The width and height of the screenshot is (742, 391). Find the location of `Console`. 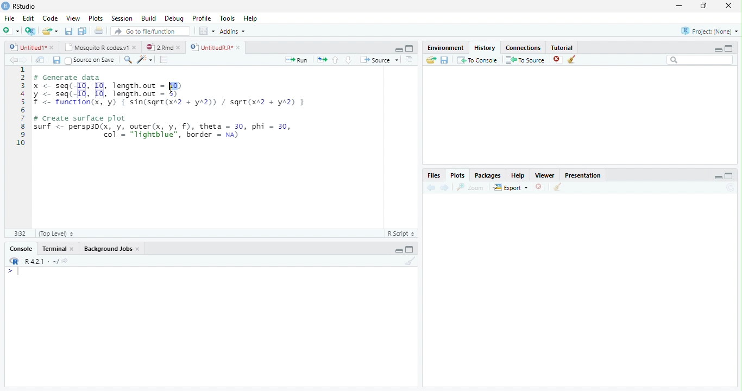

Console is located at coordinates (21, 249).